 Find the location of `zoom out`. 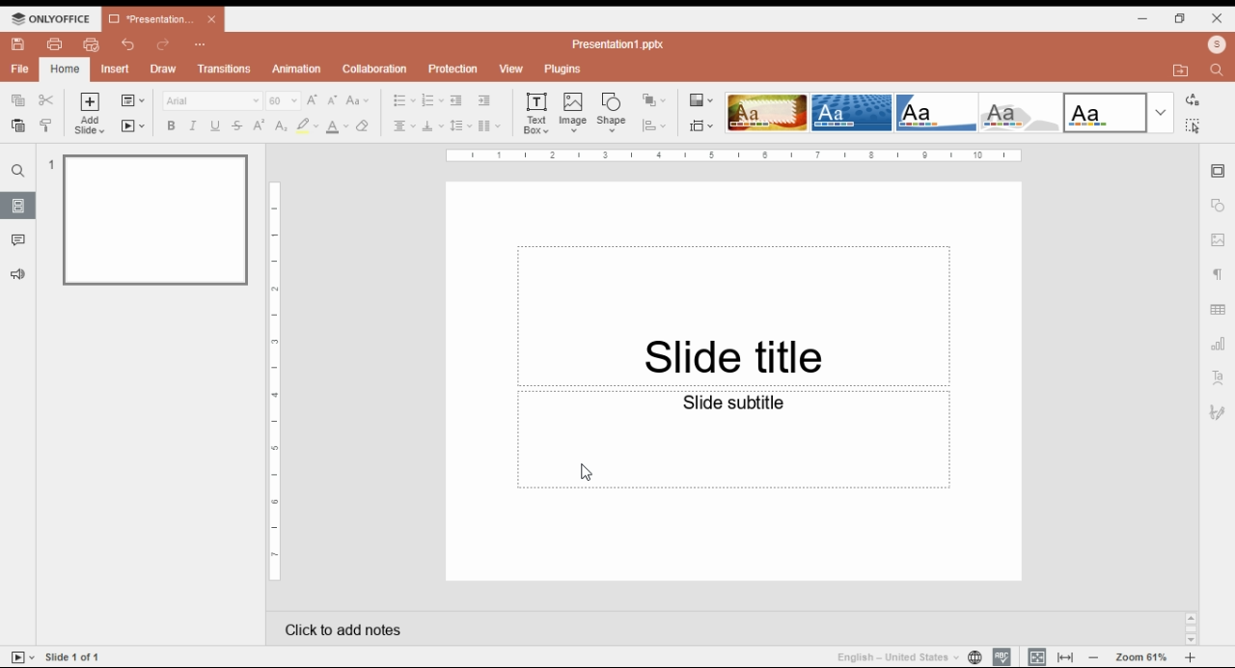

zoom out is located at coordinates (1094, 656).